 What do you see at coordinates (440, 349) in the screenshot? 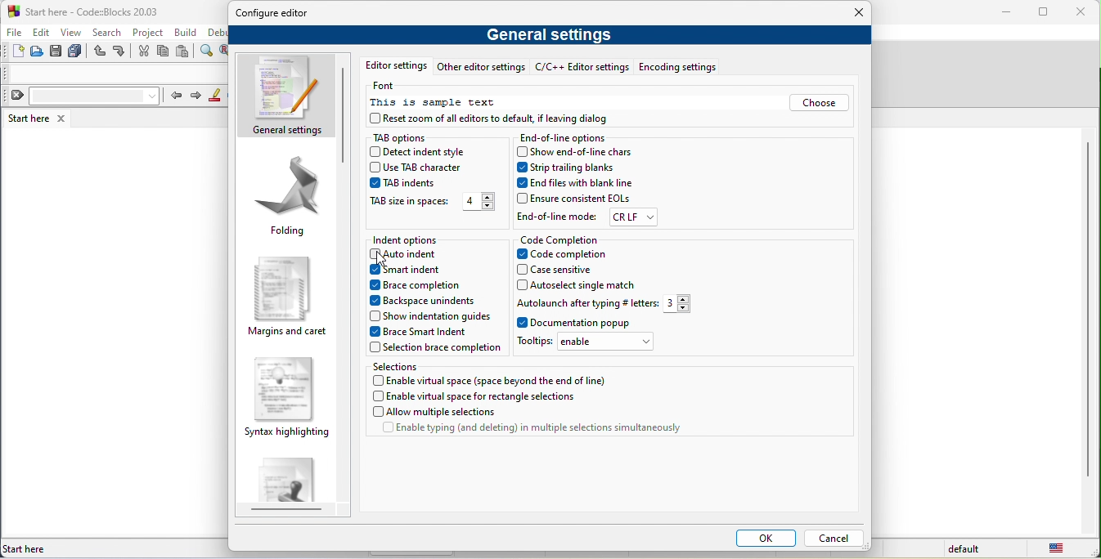
I see `selection brace completion` at bounding box center [440, 349].